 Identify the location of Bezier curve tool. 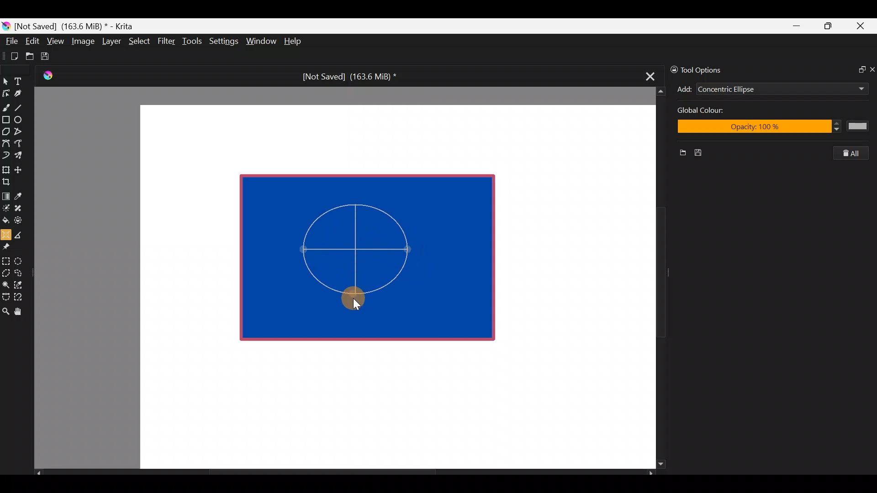
(5, 144).